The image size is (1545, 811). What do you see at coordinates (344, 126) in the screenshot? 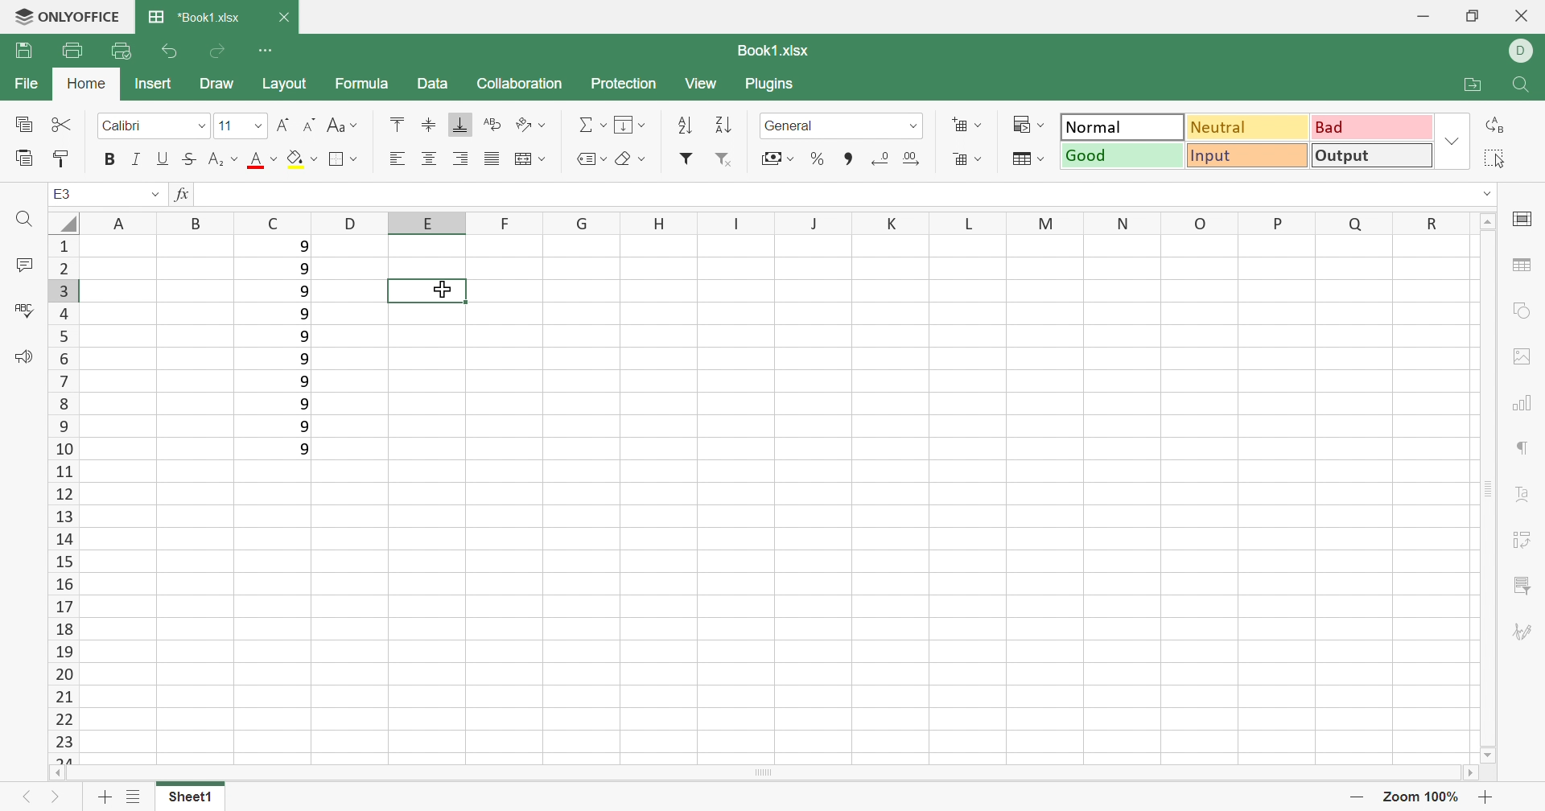
I see `Change case` at bounding box center [344, 126].